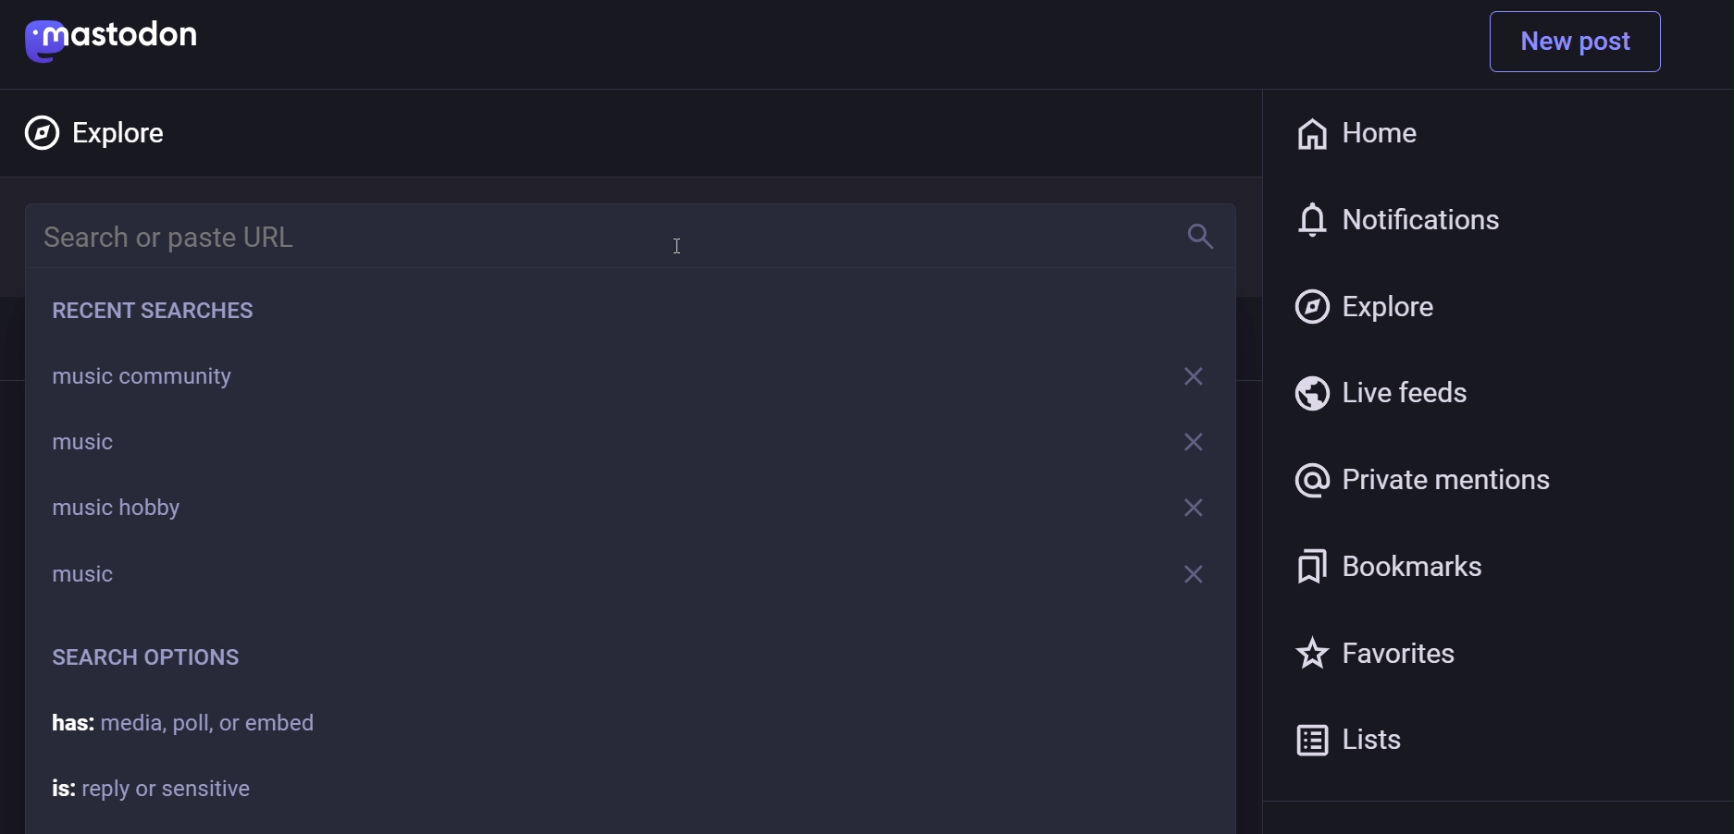  What do you see at coordinates (1383, 565) in the screenshot?
I see `bookmark` at bounding box center [1383, 565].